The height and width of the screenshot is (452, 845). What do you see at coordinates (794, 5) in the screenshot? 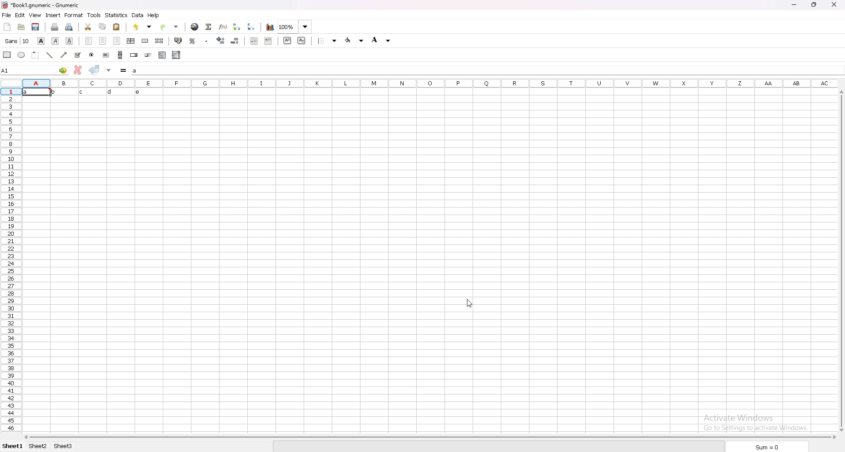
I see `minimize` at bounding box center [794, 5].